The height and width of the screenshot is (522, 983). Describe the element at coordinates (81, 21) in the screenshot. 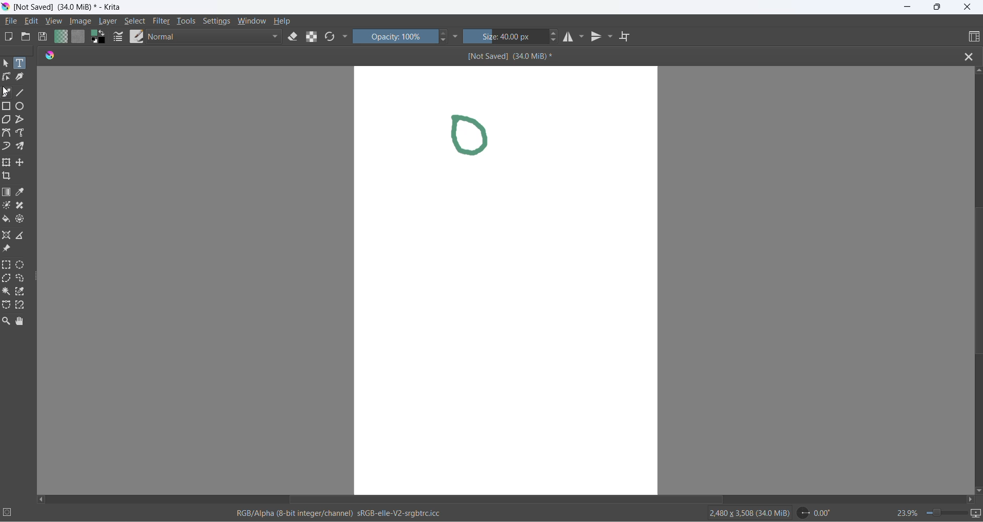

I see `image` at that location.